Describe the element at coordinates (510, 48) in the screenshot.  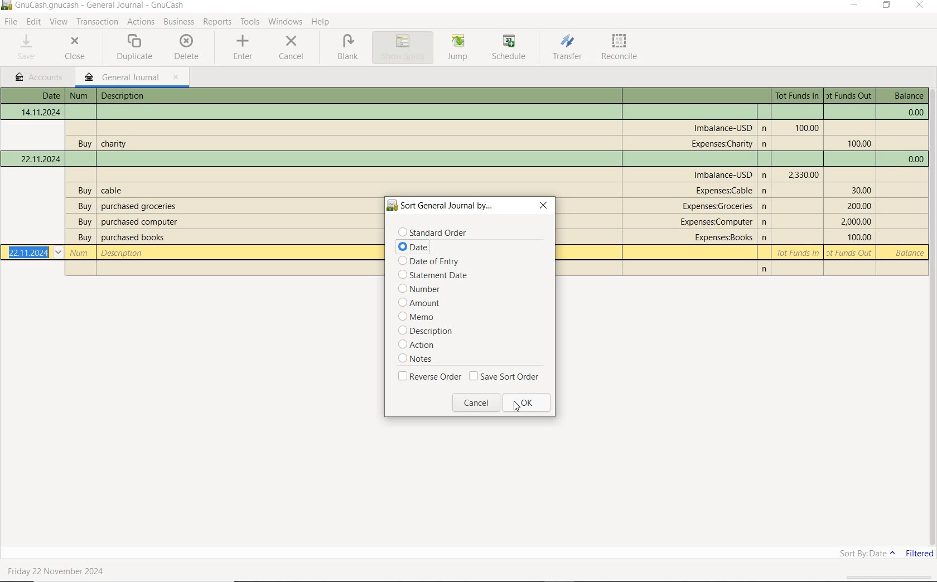
I see `SCHEDULE` at that location.